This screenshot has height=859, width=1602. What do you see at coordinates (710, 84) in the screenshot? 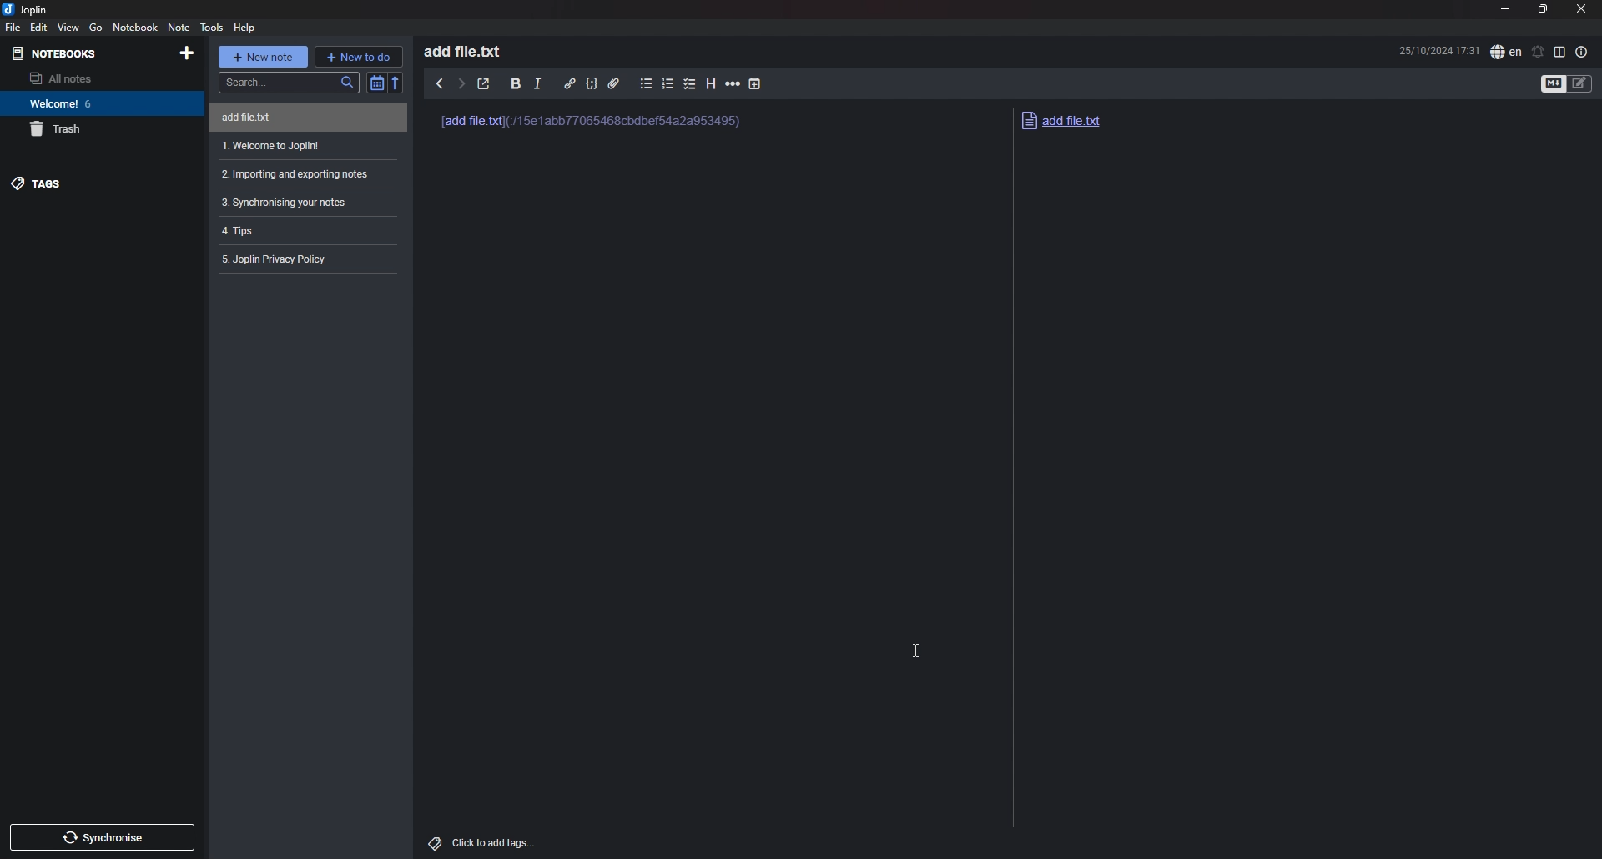
I see `heading` at bounding box center [710, 84].